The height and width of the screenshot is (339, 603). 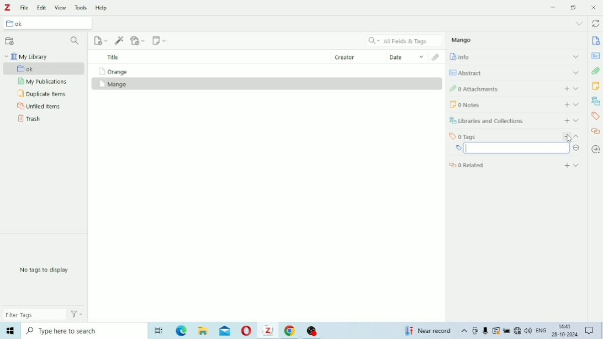 I want to click on Related, so click(x=596, y=131).